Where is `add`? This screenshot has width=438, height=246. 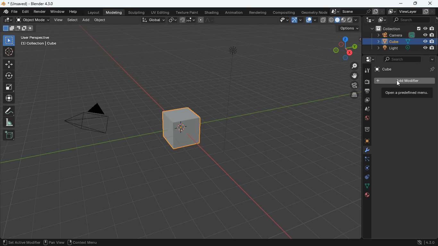
add is located at coordinates (86, 20).